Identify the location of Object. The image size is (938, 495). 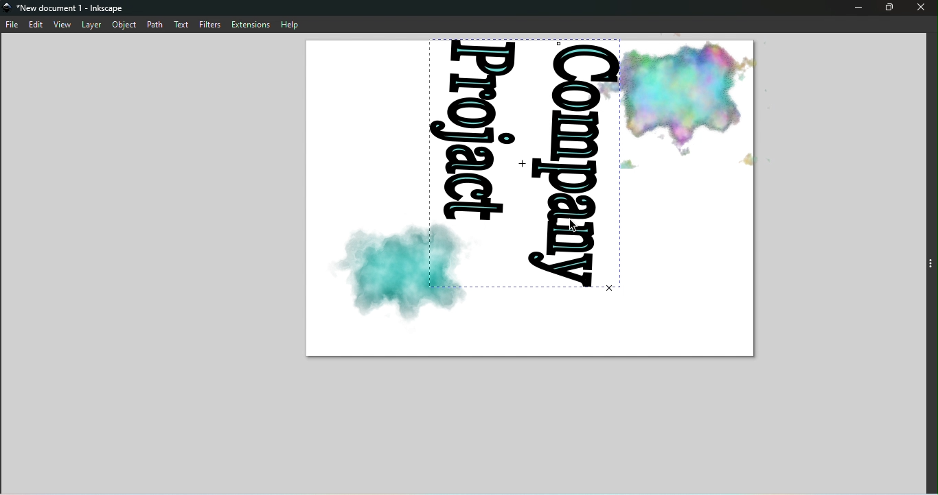
(124, 25).